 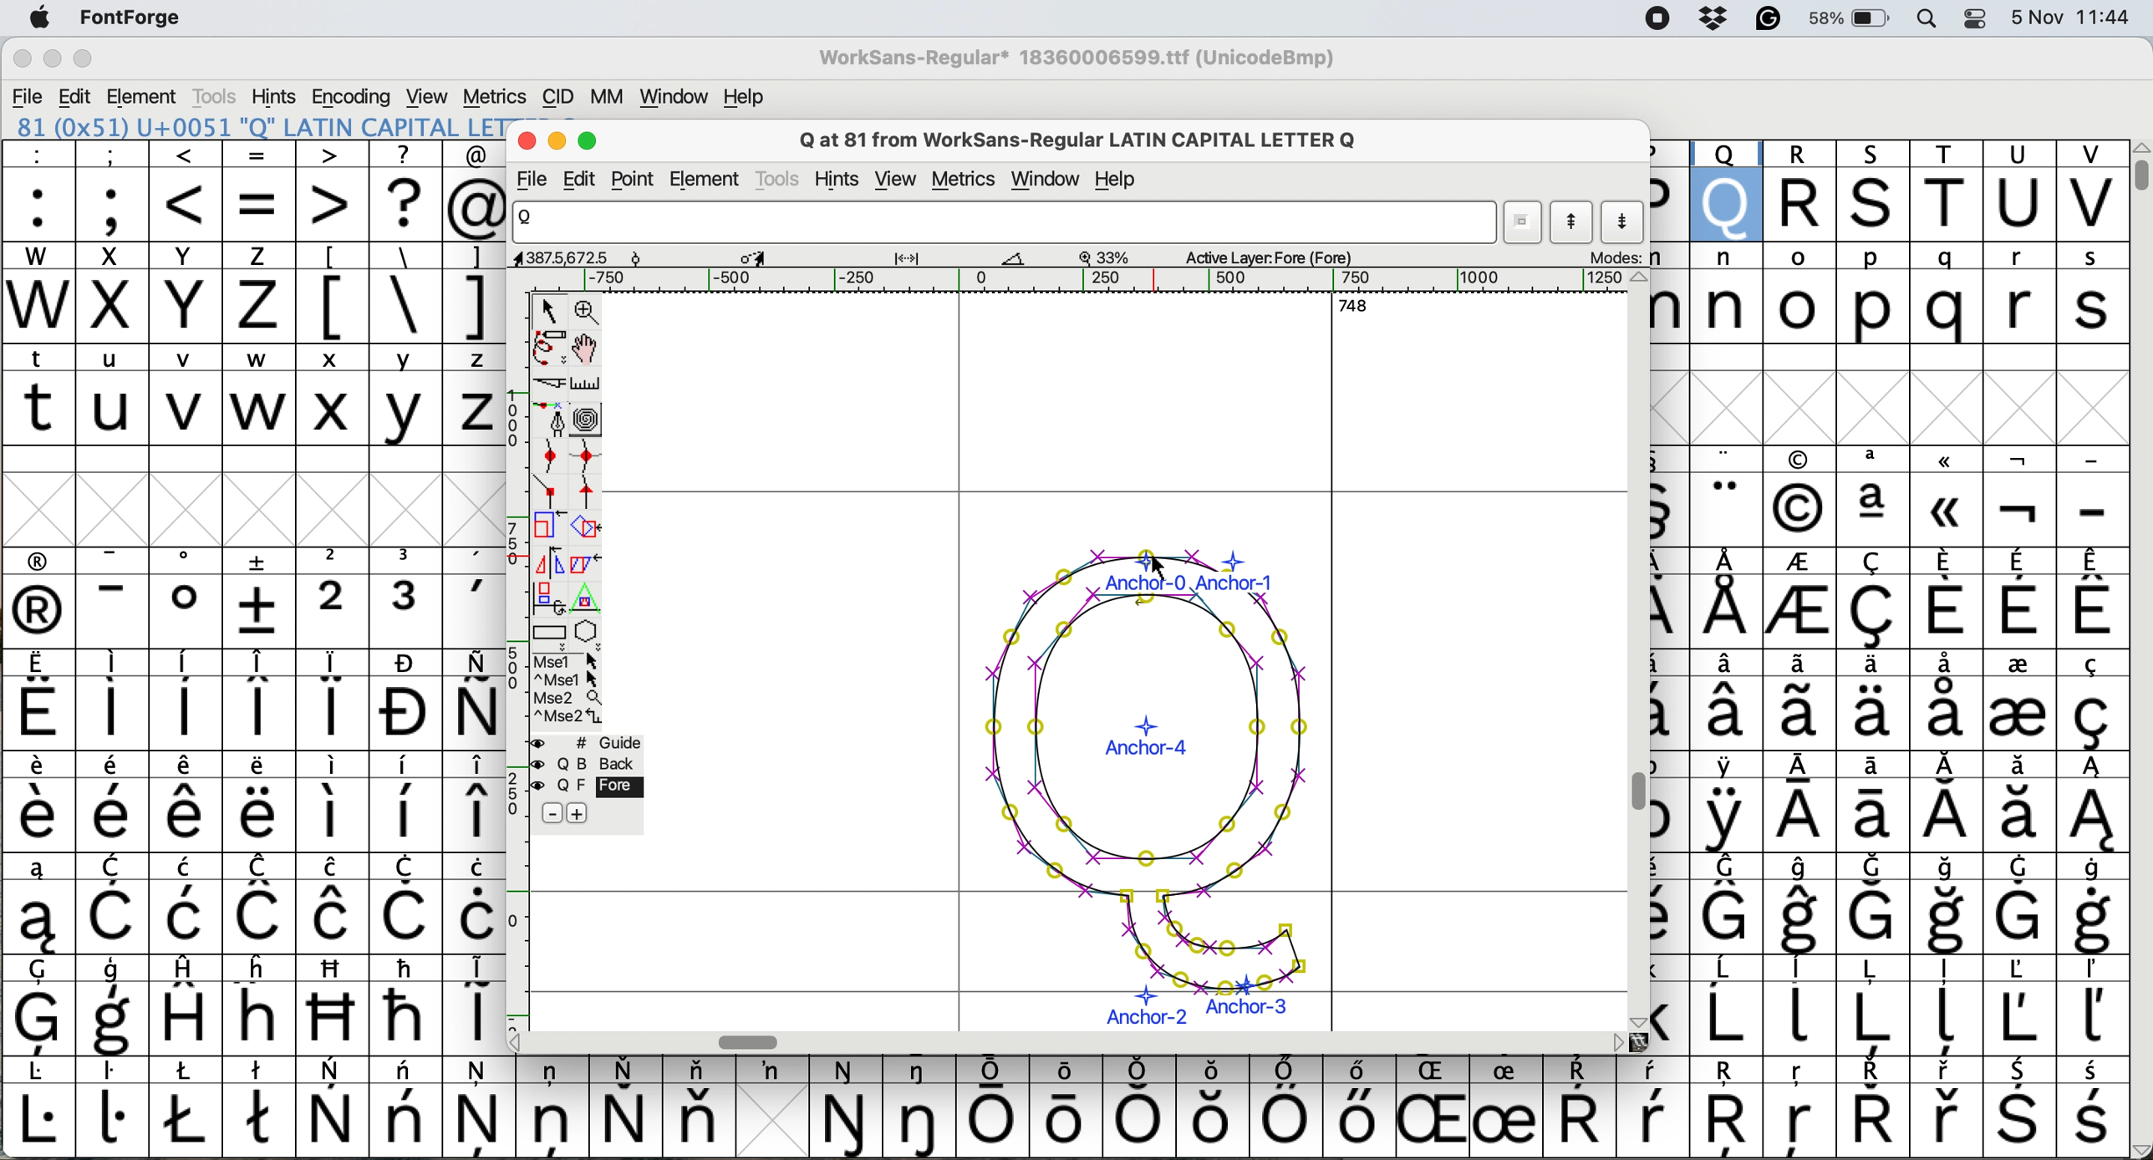 I want to click on draw freehand scale, so click(x=551, y=350).